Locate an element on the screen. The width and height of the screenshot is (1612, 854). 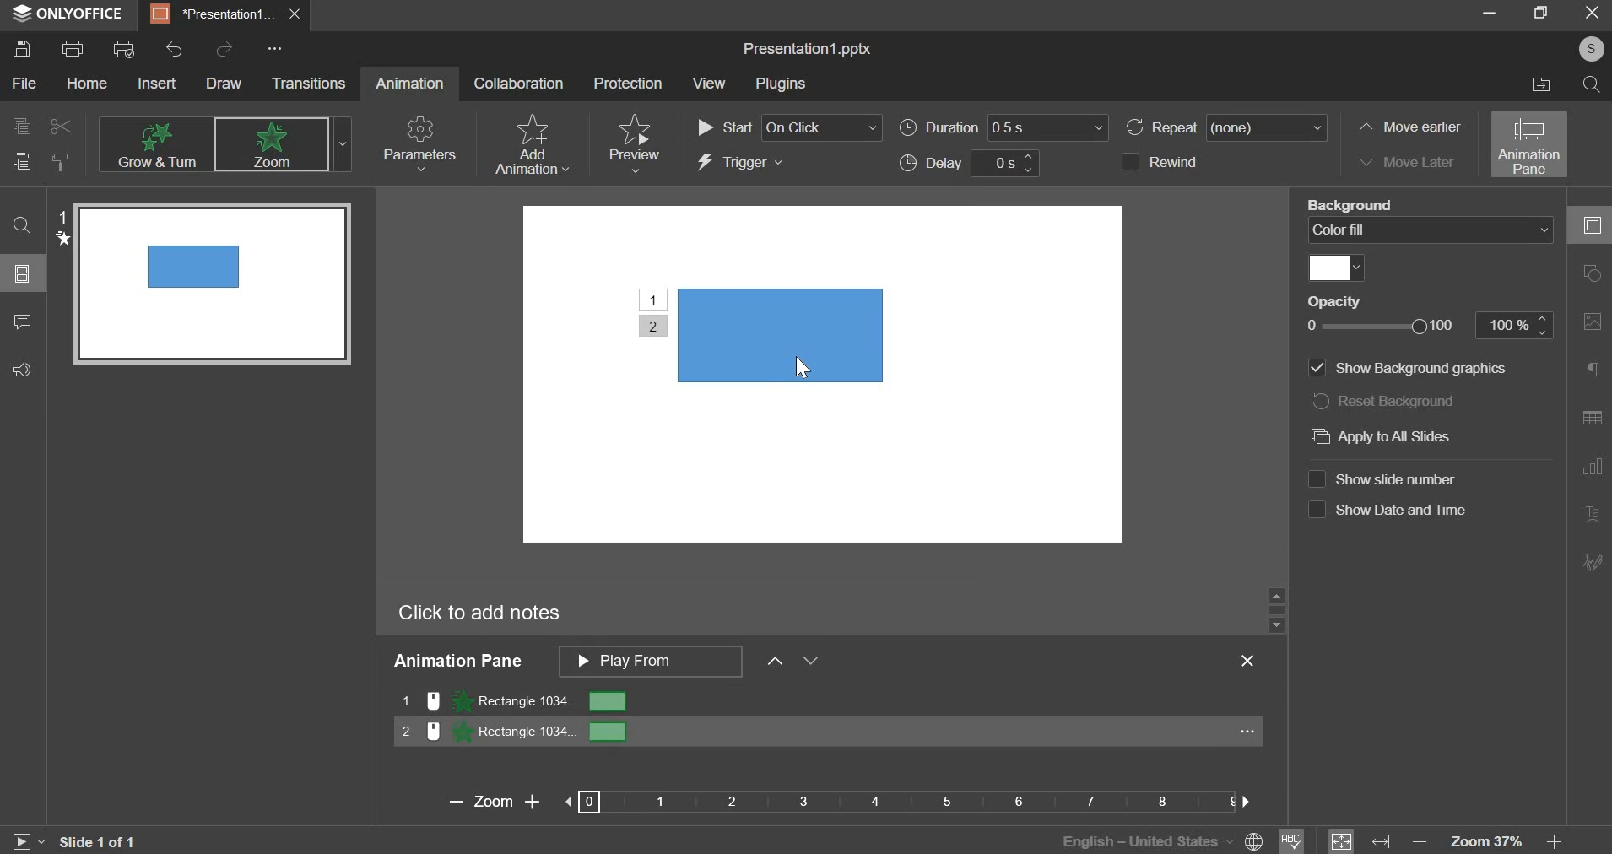
Animation is located at coordinates (412, 85).